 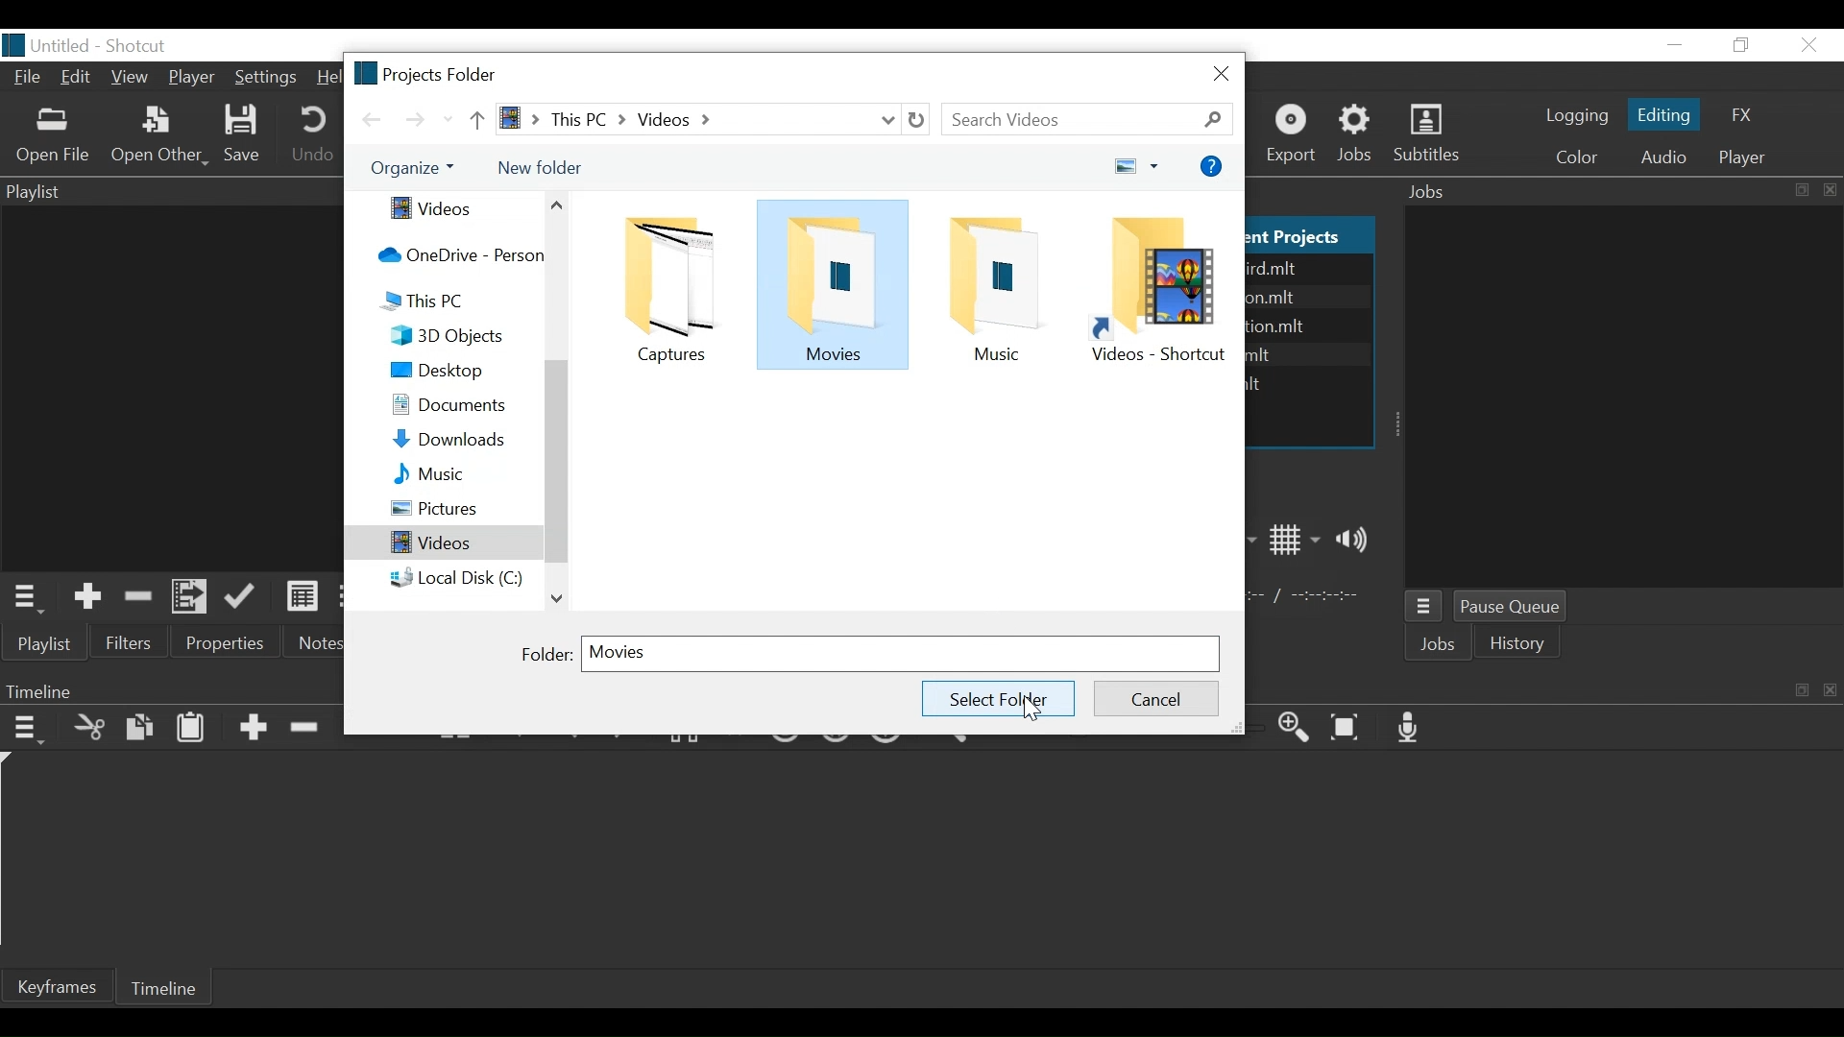 I want to click on Save, so click(x=244, y=135).